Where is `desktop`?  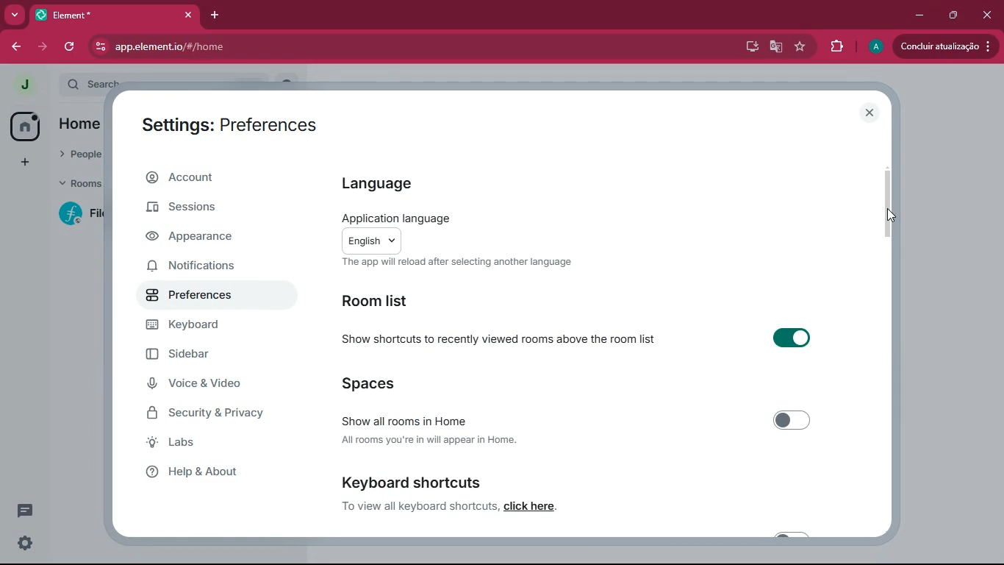 desktop is located at coordinates (749, 46).